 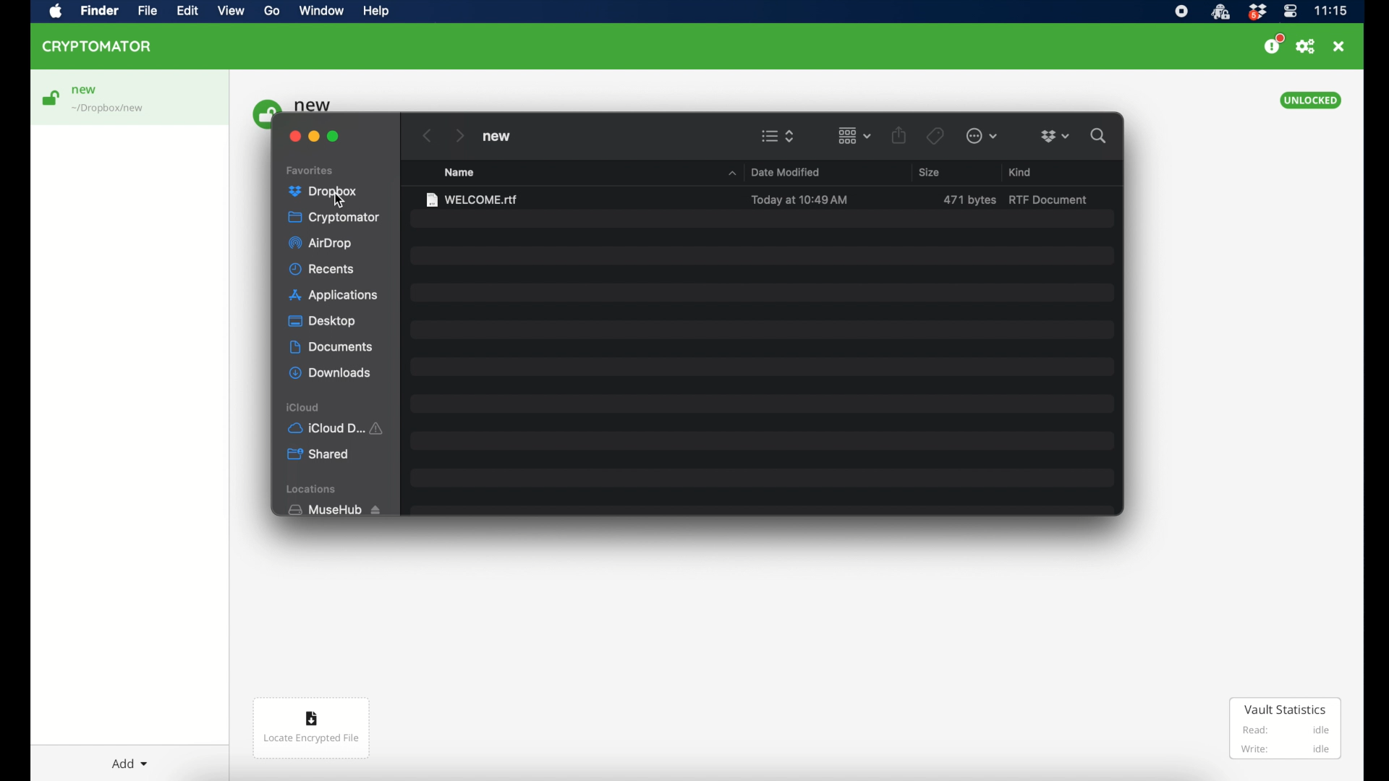 What do you see at coordinates (799, 200) in the screenshot?
I see `date` at bounding box center [799, 200].